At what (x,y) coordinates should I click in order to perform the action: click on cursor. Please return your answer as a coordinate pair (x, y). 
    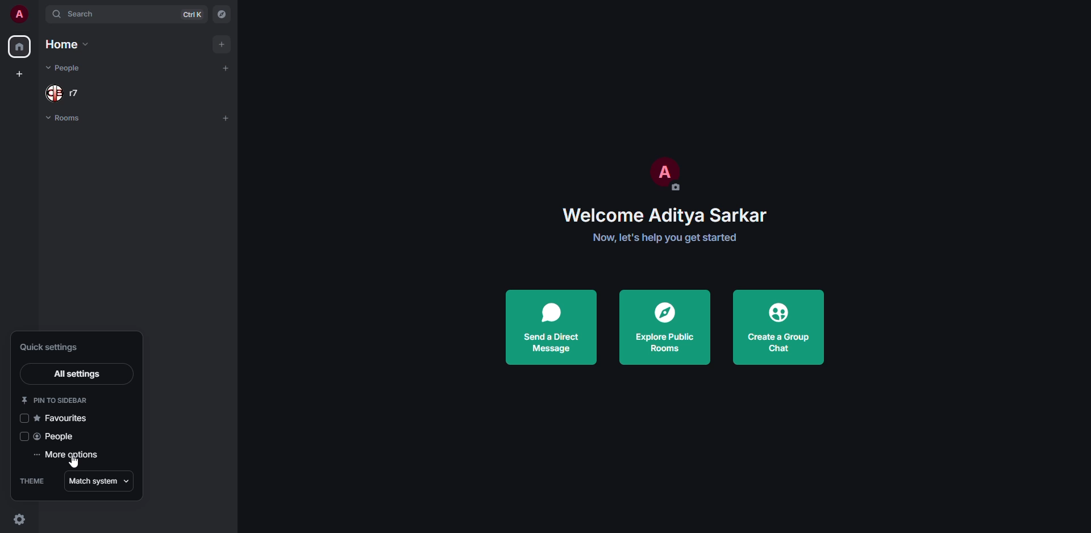
    Looking at the image, I should click on (73, 464).